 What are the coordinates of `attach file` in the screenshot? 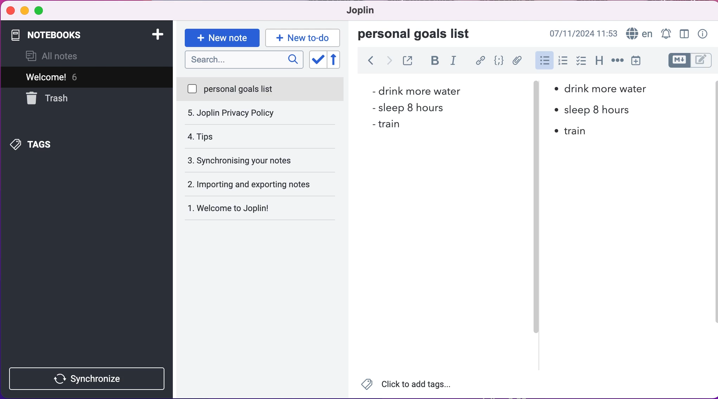 It's located at (516, 61).